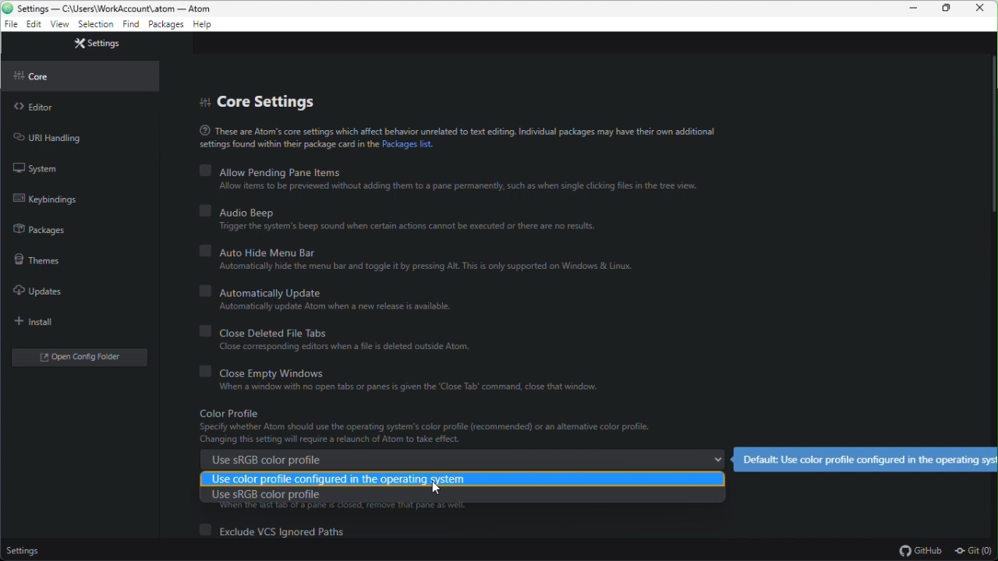 The image size is (998, 561). Describe the element at coordinates (436, 489) in the screenshot. I see `cursor` at that location.